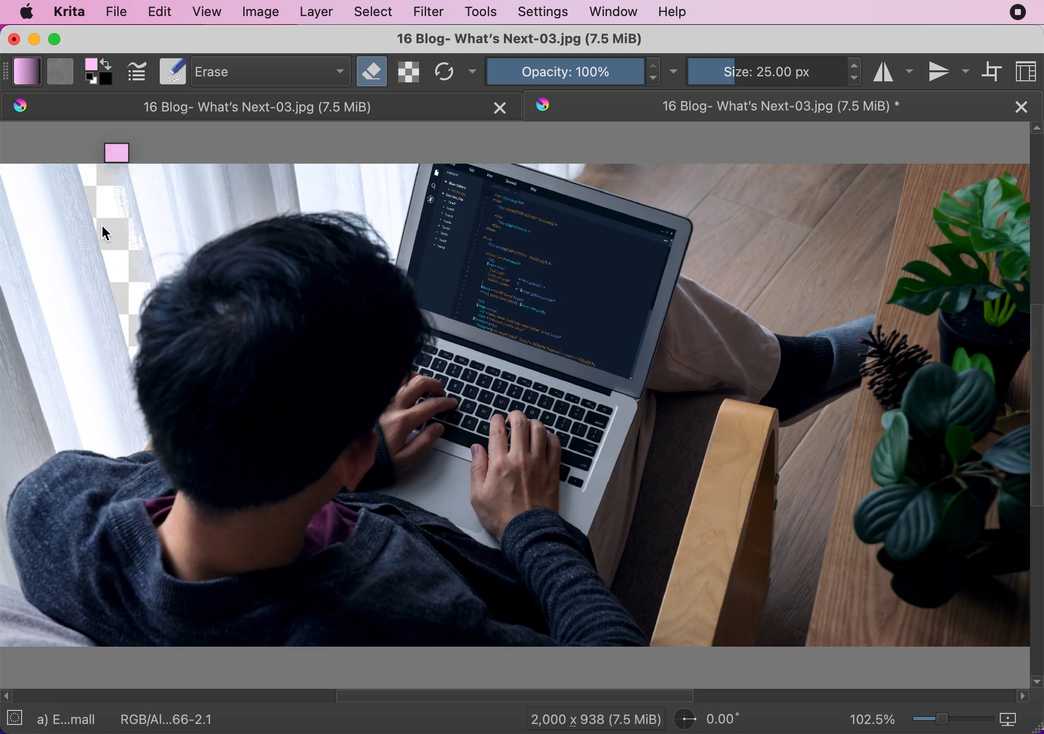  Describe the element at coordinates (947, 71) in the screenshot. I see `vertical mirror tool` at that location.